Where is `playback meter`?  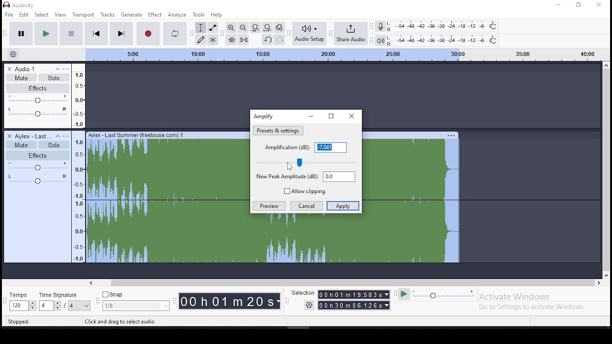
playback meter is located at coordinates (380, 41).